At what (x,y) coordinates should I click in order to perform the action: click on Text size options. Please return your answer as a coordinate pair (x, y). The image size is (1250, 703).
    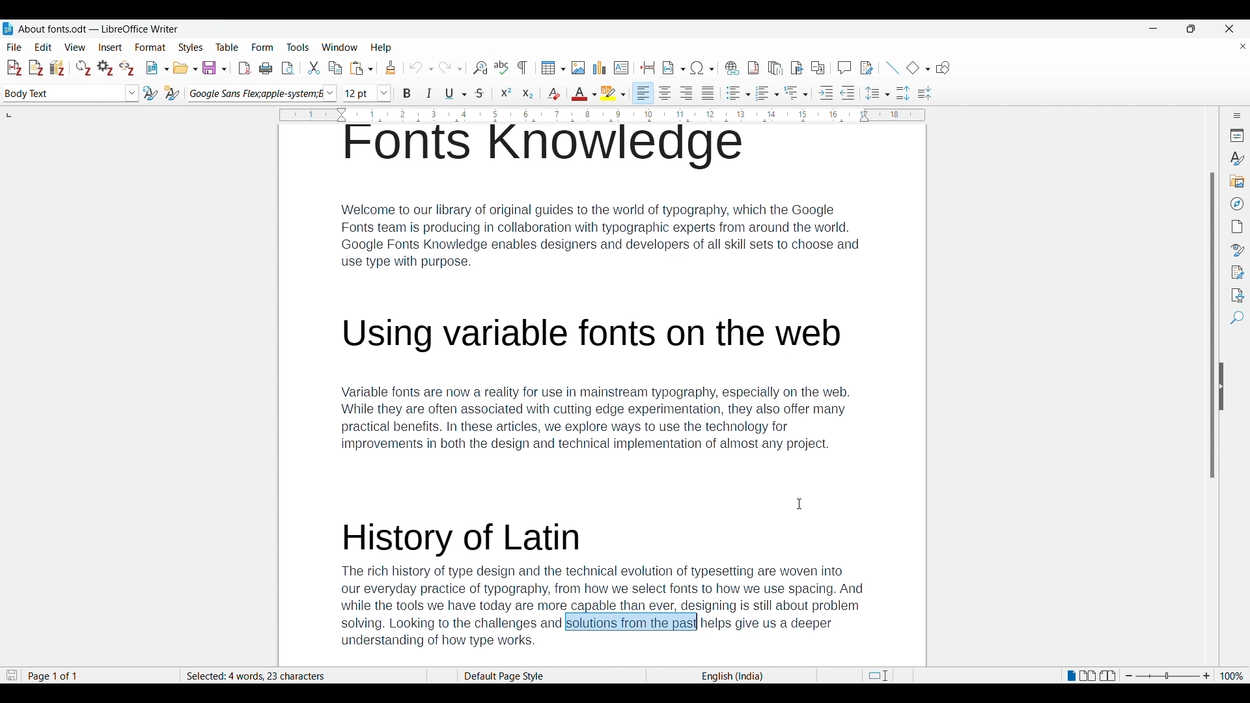
    Looking at the image, I should click on (384, 94).